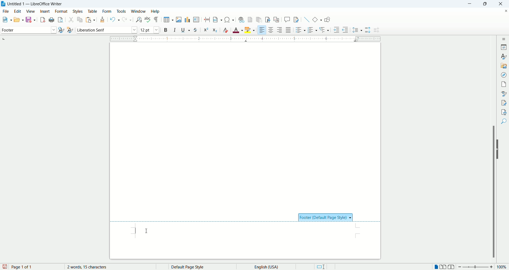  Describe the element at coordinates (317, 19) in the screenshot. I see `insert basic shapes` at that location.